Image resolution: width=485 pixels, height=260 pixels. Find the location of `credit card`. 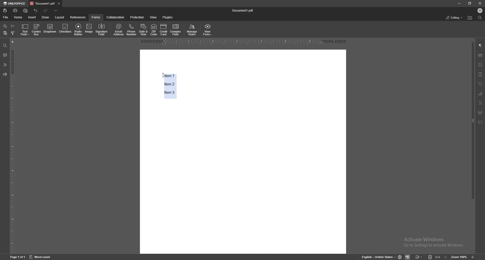

credit card is located at coordinates (164, 30).